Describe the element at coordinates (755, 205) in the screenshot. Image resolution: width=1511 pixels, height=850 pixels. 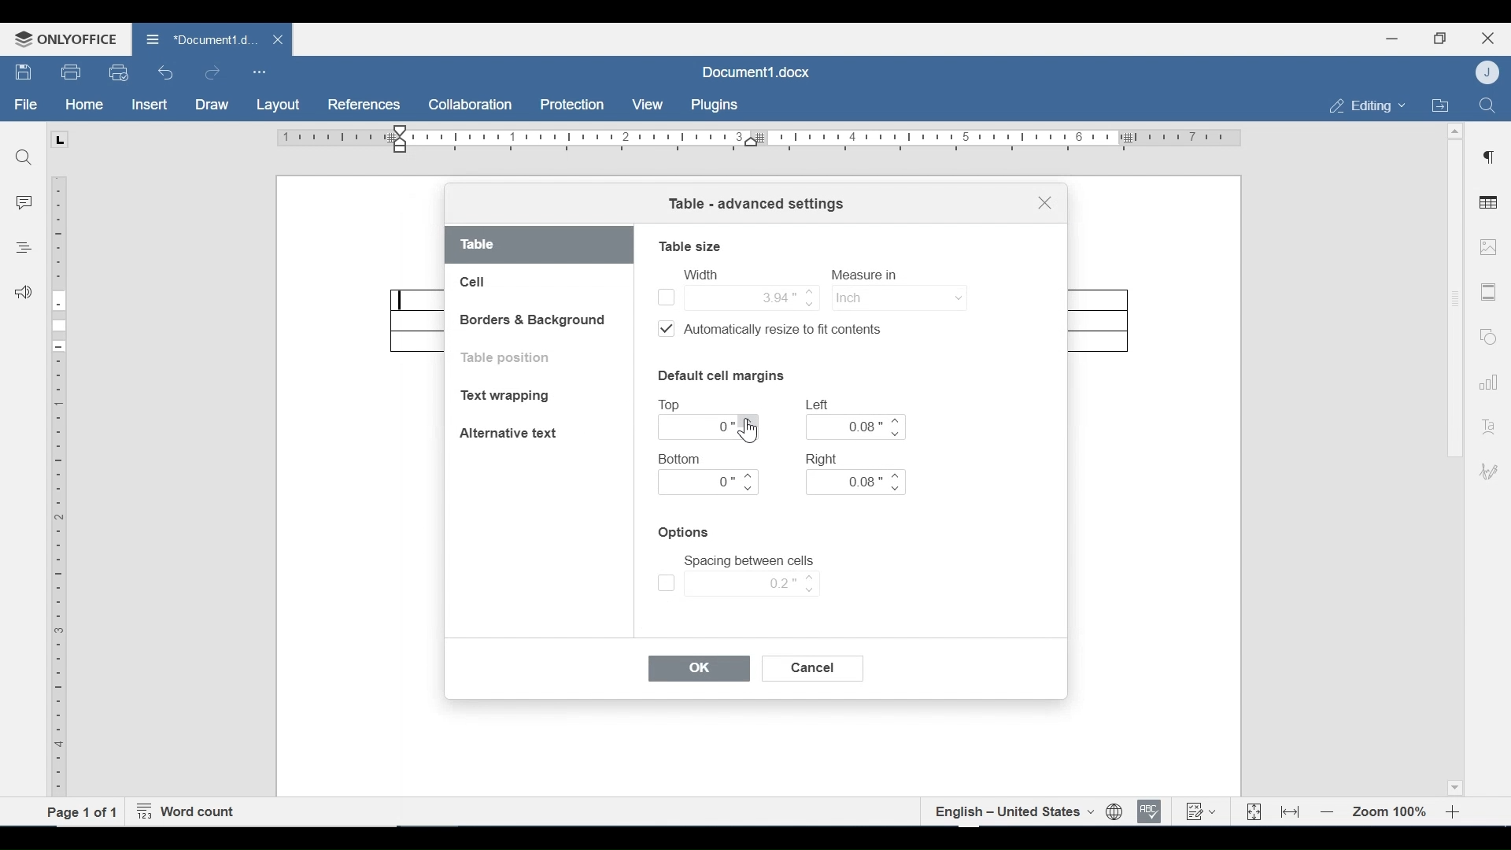
I see `Table - advanced settings` at that location.